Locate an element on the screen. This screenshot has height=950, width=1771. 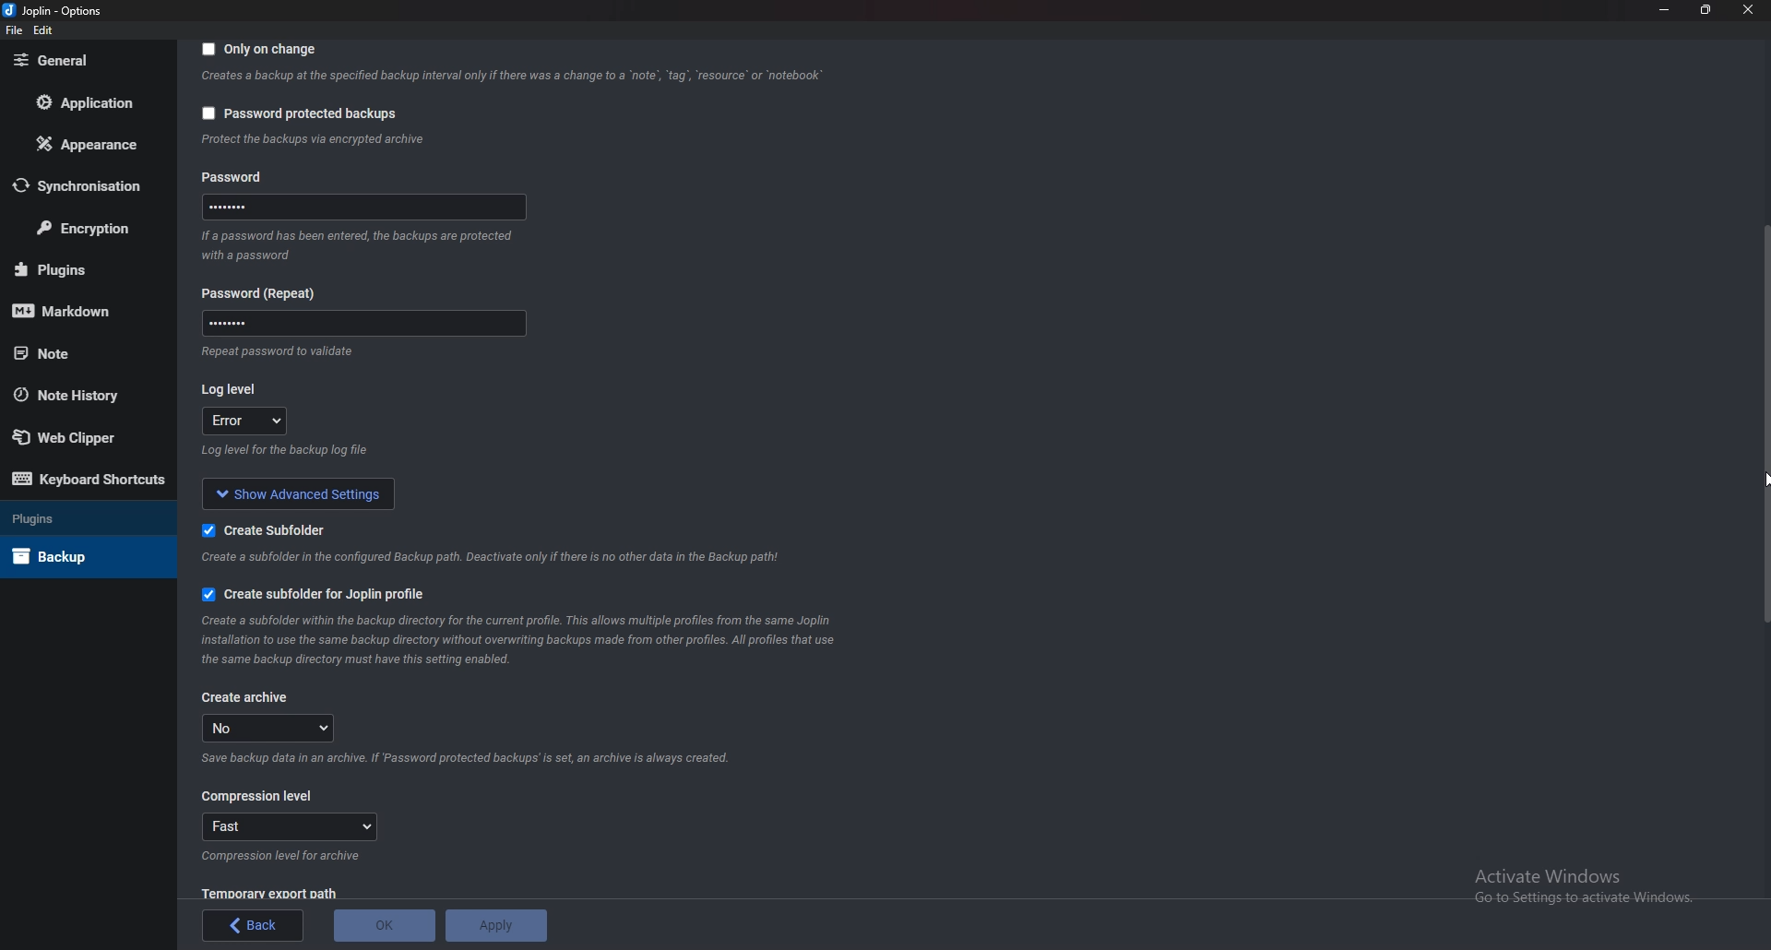
Web Clipper is located at coordinates (75, 433).